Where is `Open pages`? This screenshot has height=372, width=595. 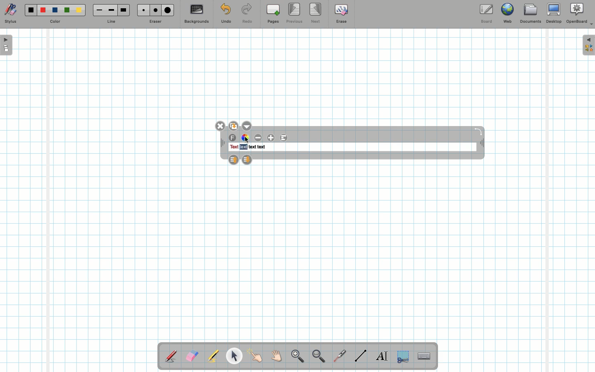 Open pages is located at coordinates (7, 45).